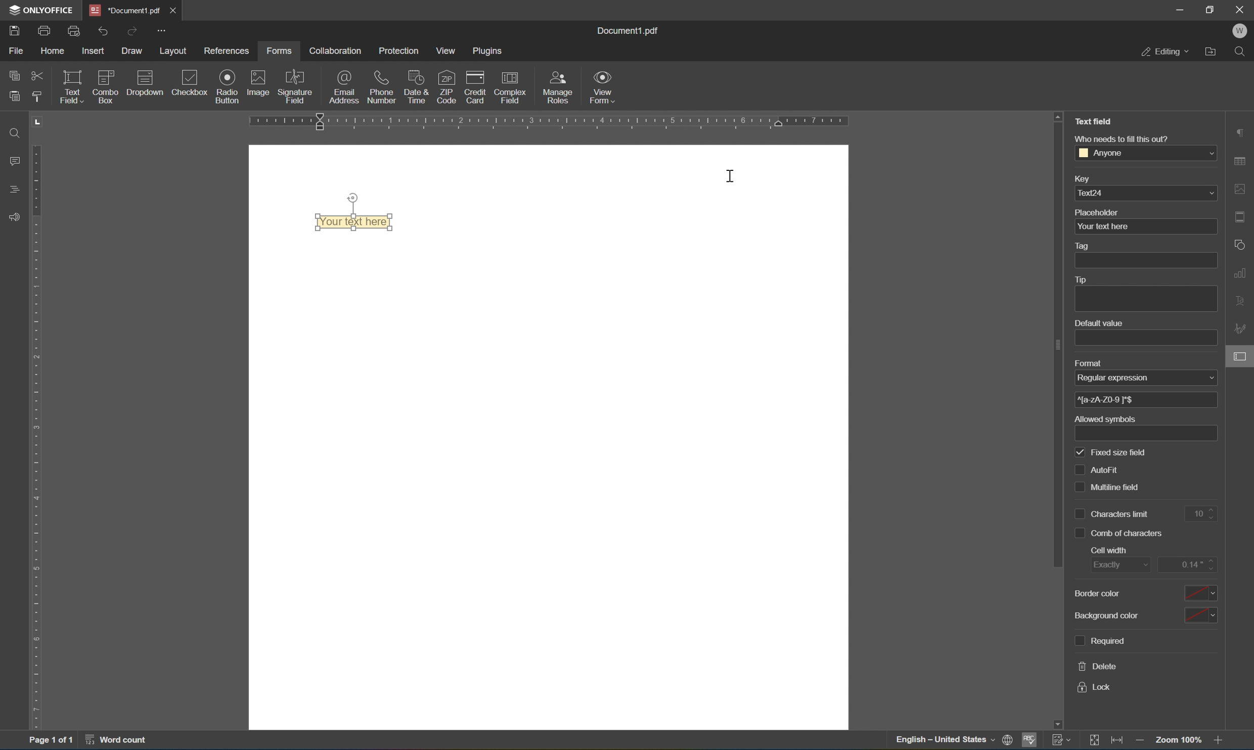  Describe the element at coordinates (45, 32) in the screenshot. I see `print` at that location.